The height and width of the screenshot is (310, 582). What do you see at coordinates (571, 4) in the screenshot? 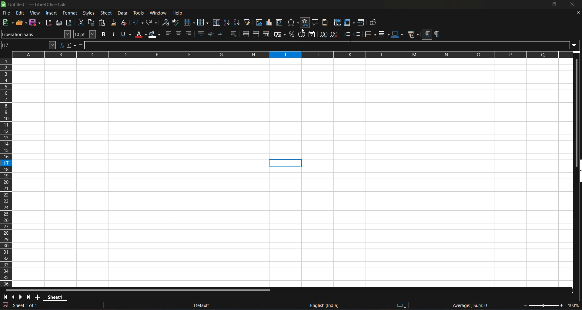
I see `close` at bounding box center [571, 4].